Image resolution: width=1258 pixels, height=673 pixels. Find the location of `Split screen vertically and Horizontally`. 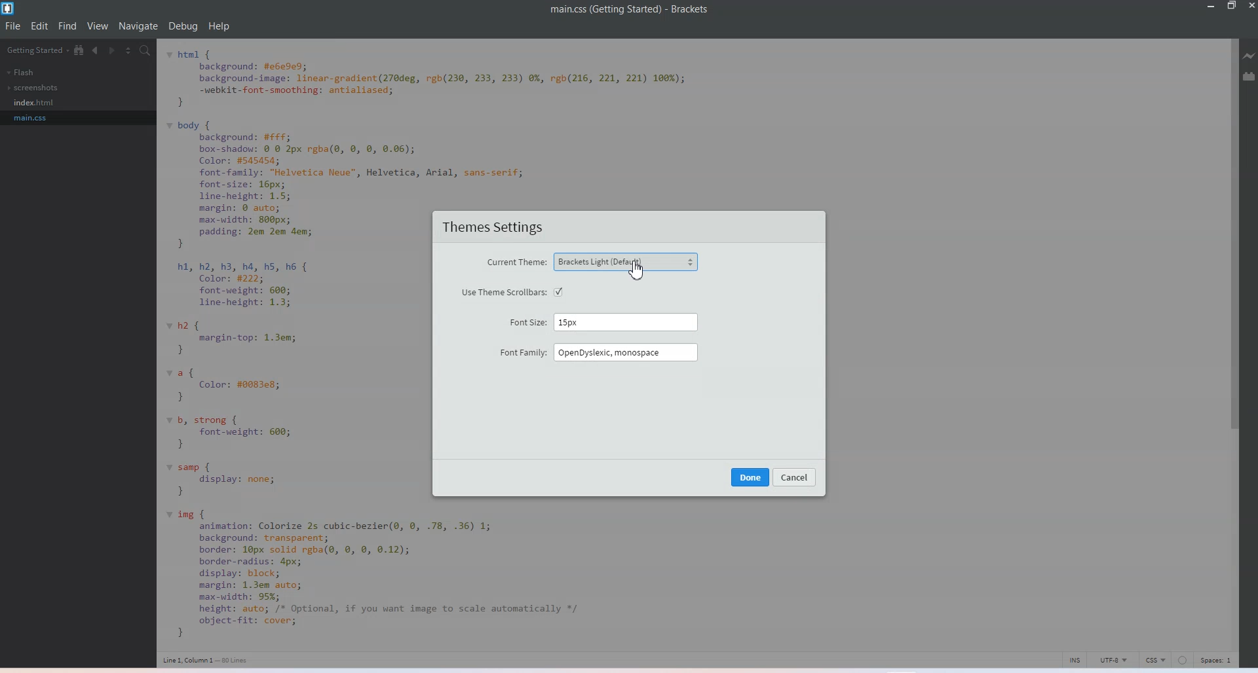

Split screen vertically and Horizontally is located at coordinates (130, 50).